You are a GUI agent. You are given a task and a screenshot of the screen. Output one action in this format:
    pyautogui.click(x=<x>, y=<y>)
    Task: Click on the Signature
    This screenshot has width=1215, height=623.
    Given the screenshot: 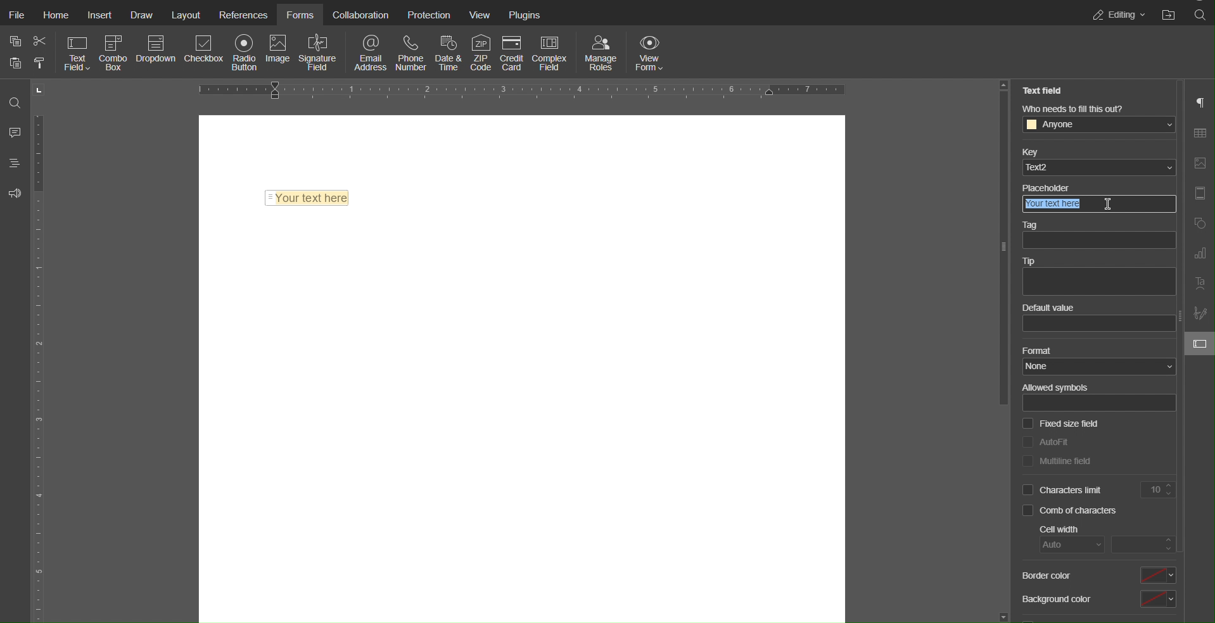 What is the action you would take?
    pyautogui.click(x=1199, y=313)
    